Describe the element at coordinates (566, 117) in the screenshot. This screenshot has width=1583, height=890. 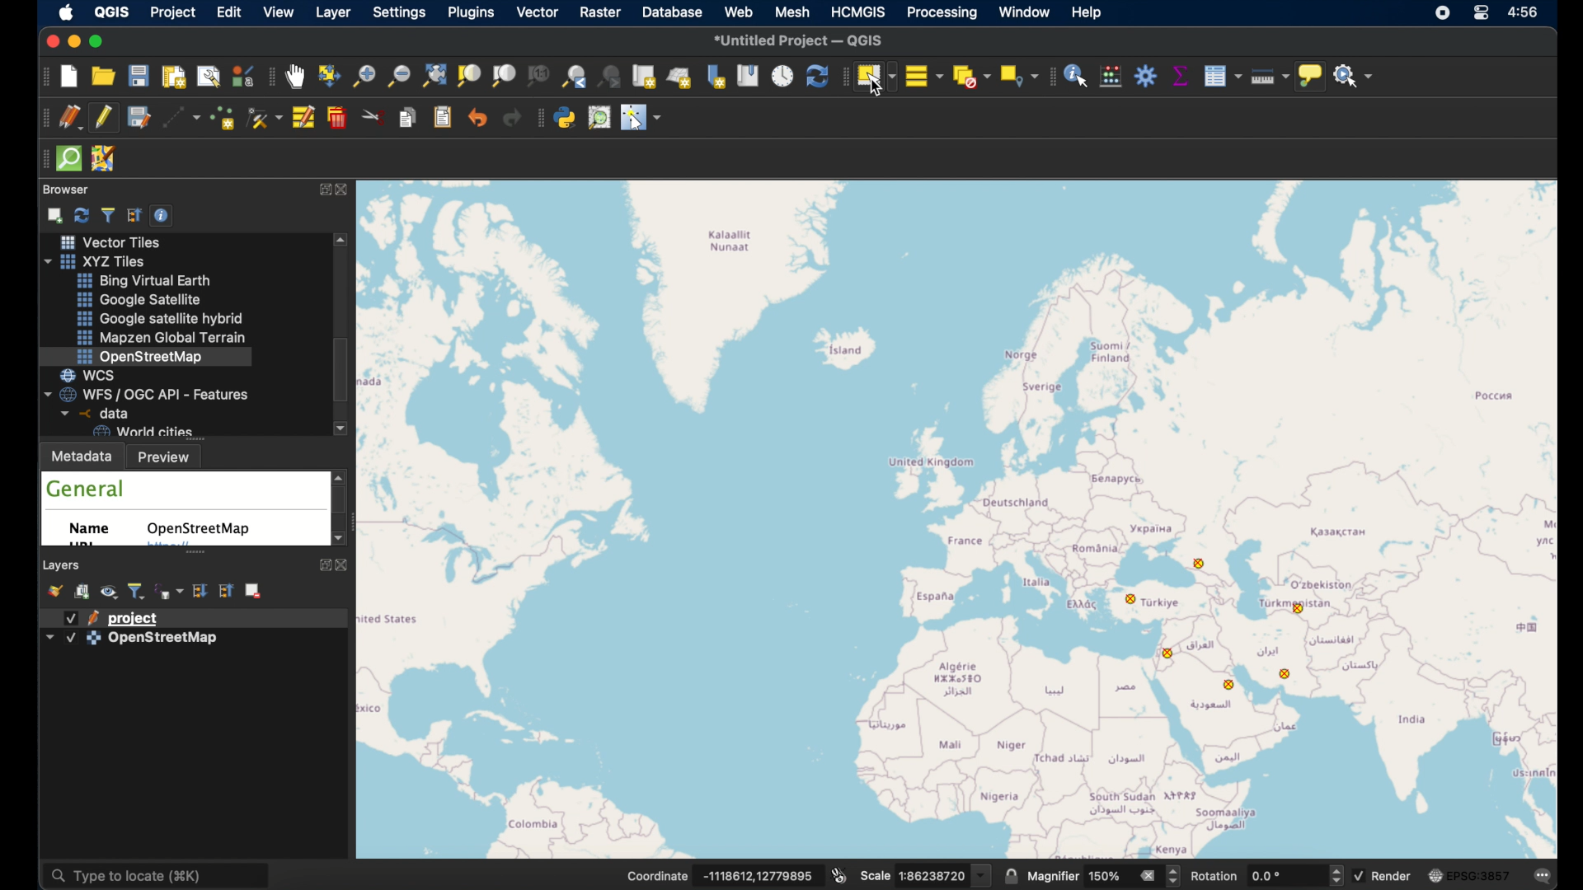
I see `python console` at that location.